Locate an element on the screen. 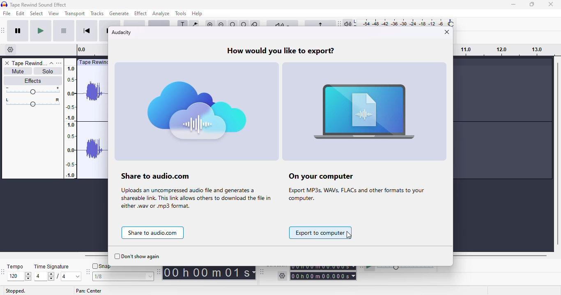 This screenshot has width=561, height=295. stopped is located at coordinates (15, 291).